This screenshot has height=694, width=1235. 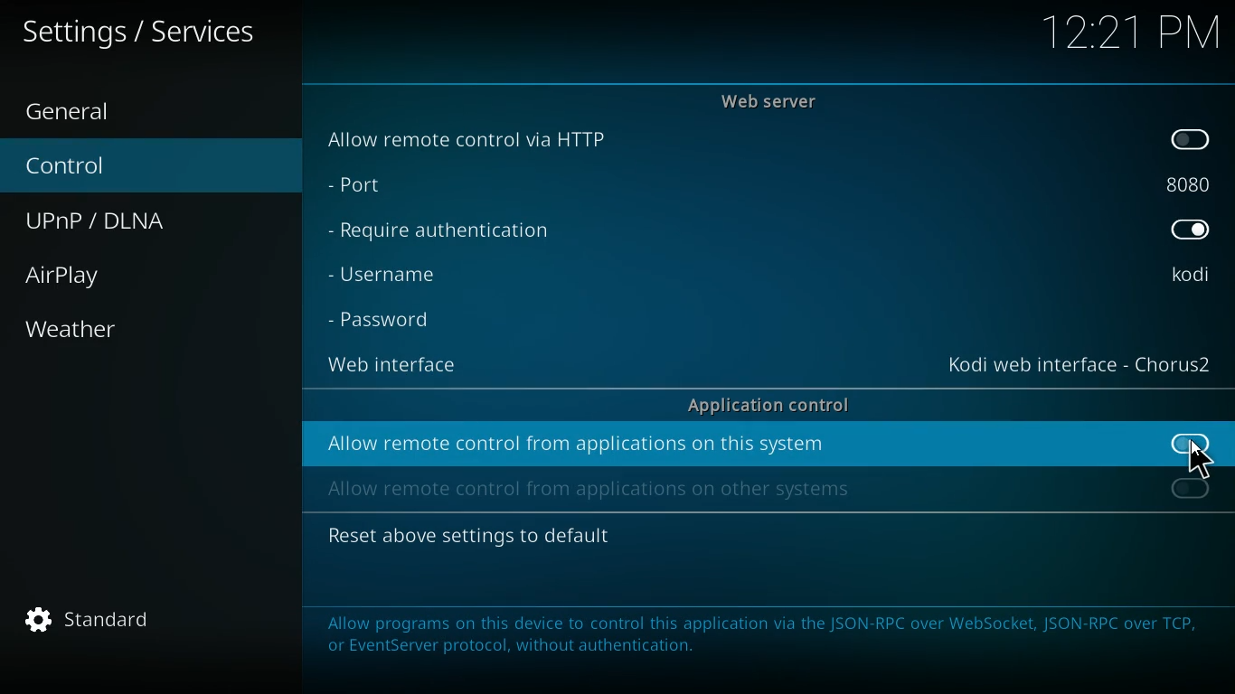 I want to click on reset, so click(x=467, y=538).